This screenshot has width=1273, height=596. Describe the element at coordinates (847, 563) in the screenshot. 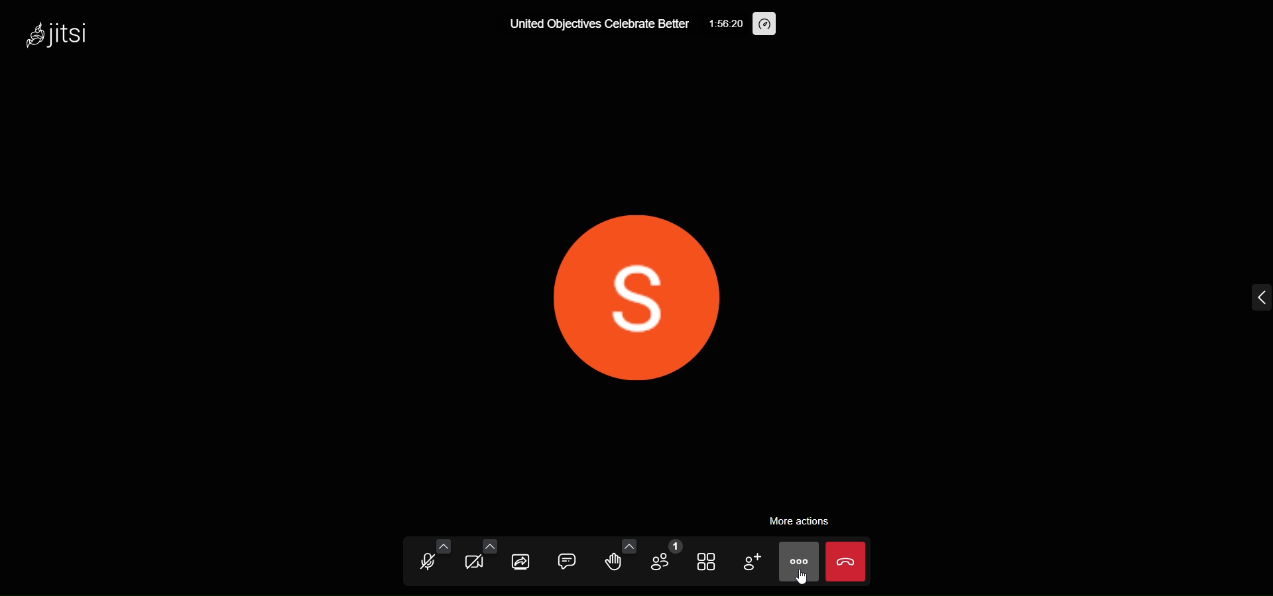

I see `leave the call` at that location.